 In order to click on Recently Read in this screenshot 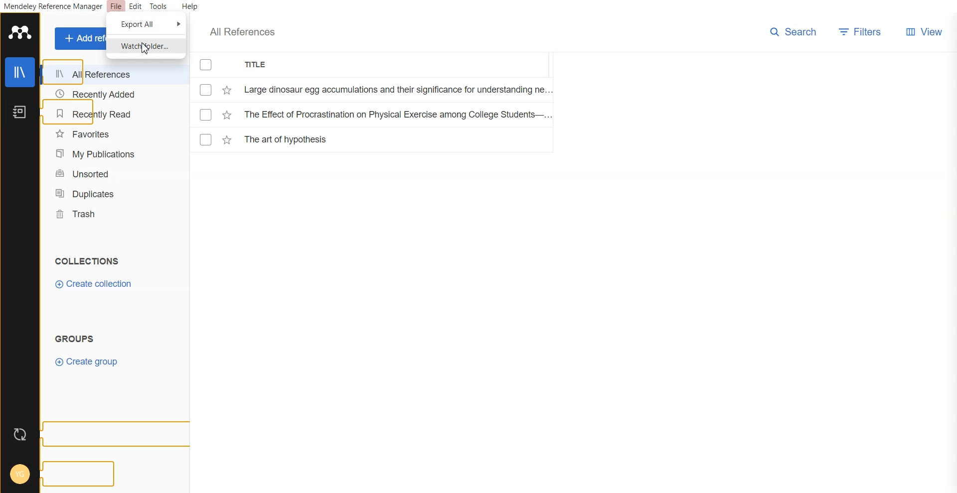, I will do `click(106, 115)`.